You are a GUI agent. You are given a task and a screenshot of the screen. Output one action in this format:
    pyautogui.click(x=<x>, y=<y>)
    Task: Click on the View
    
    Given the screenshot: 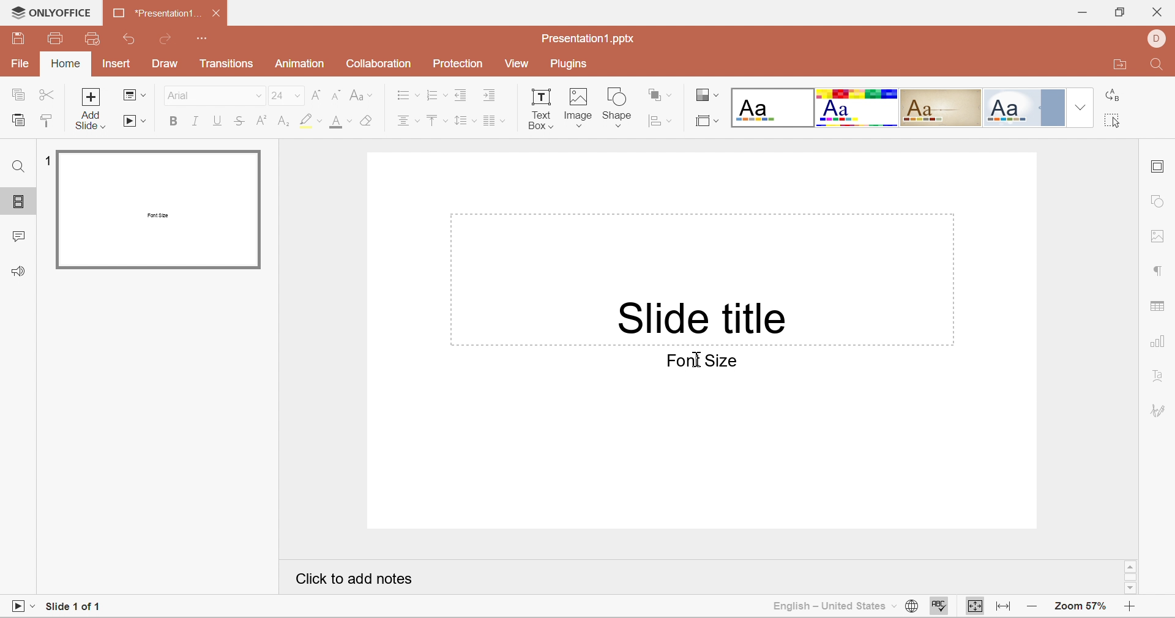 What is the action you would take?
    pyautogui.click(x=519, y=65)
    